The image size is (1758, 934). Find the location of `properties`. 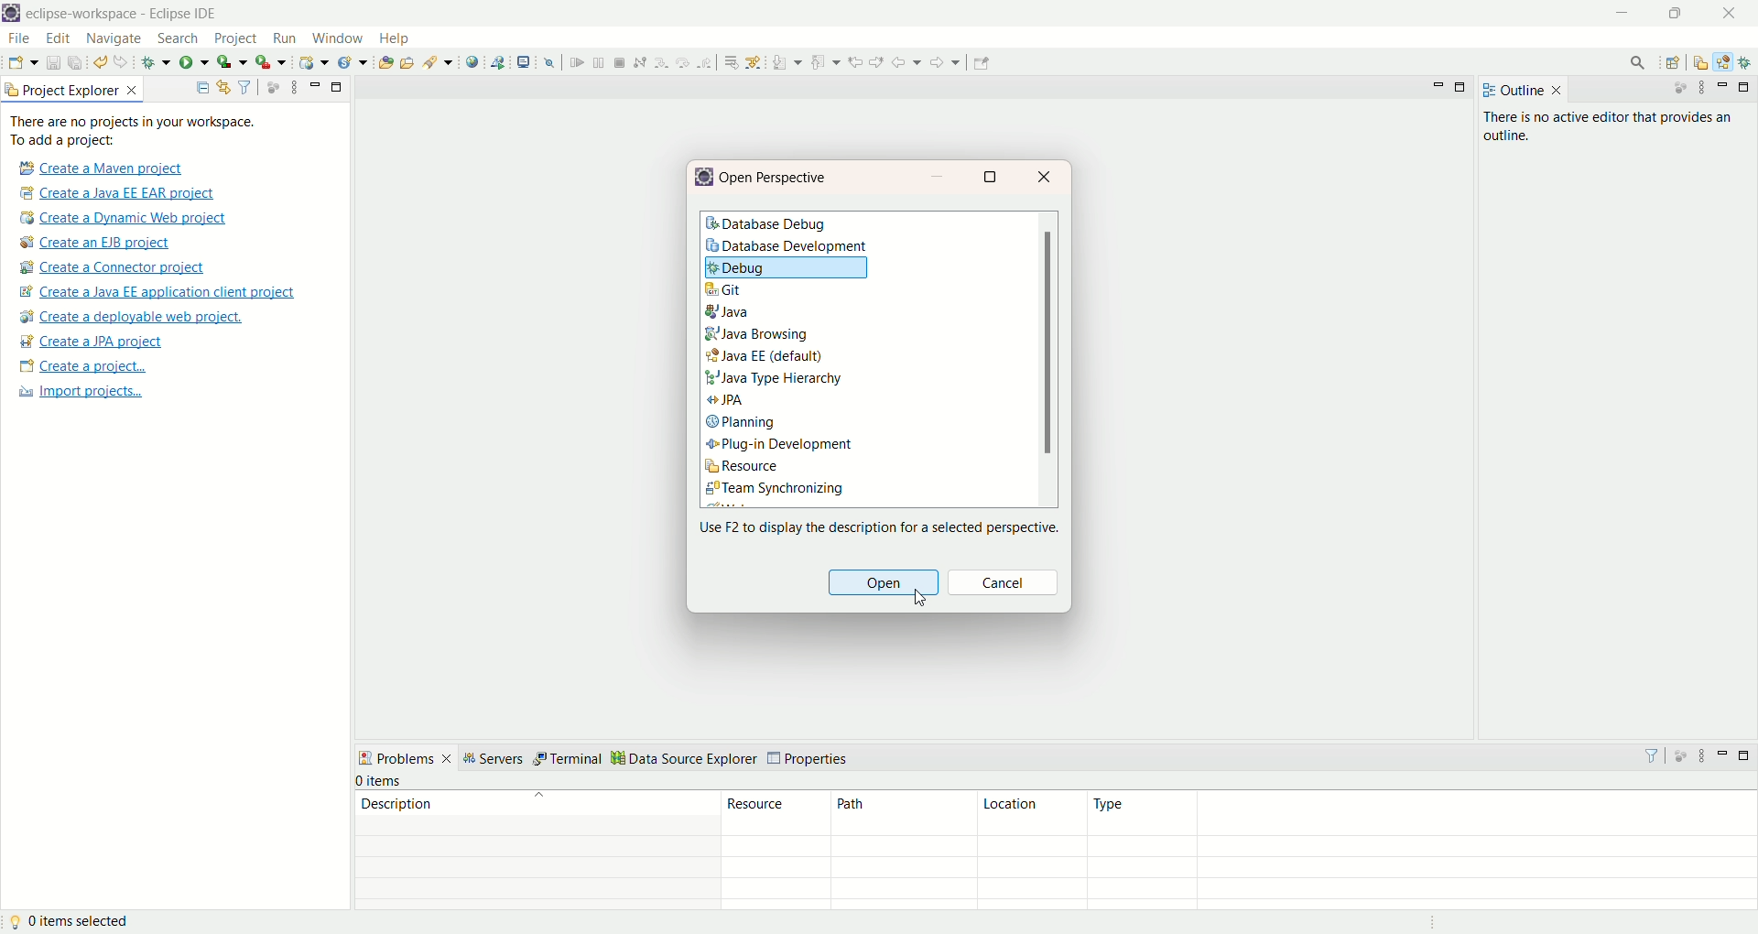

properties is located at coordinates (809, 757).